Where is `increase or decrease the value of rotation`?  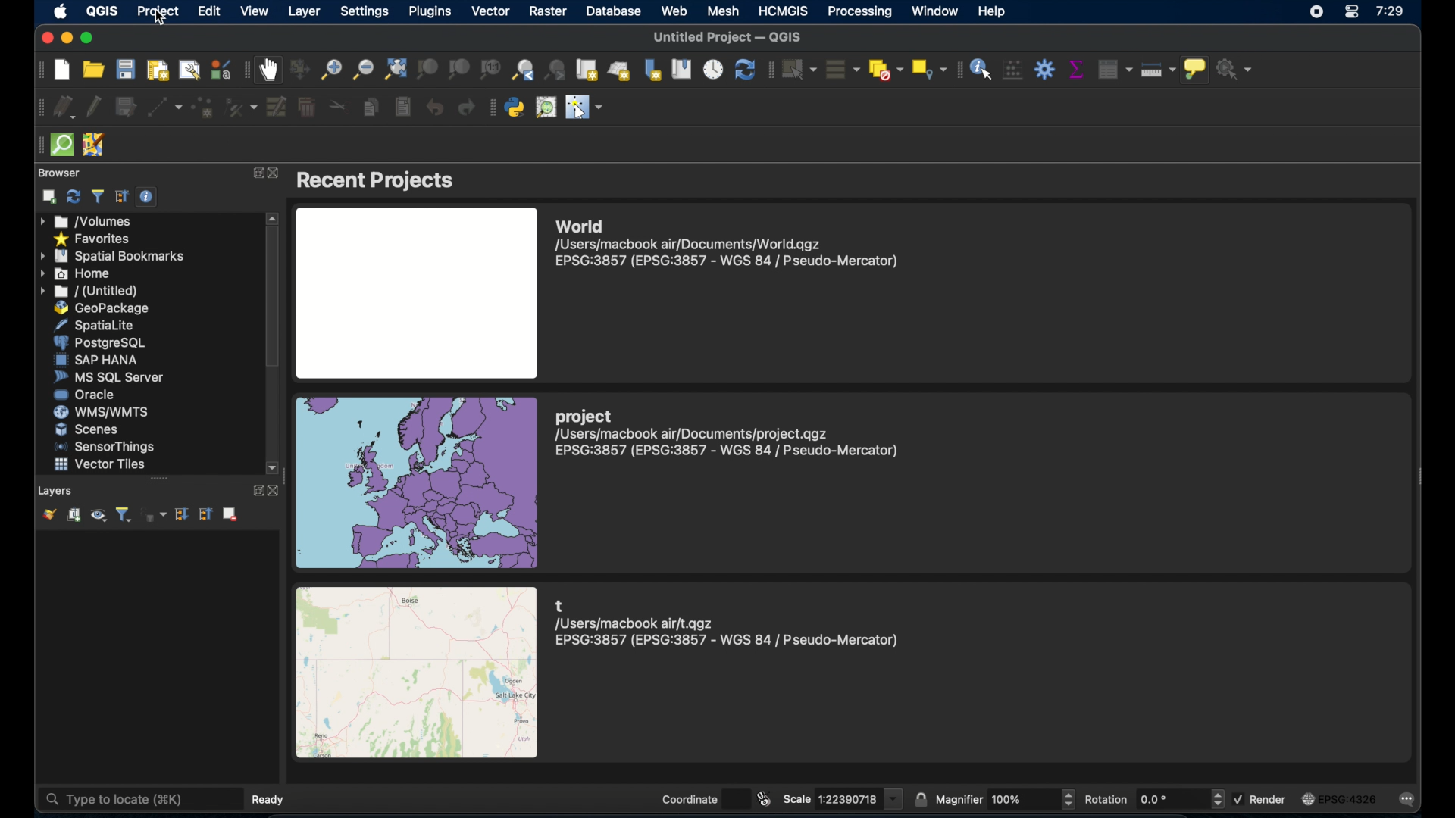 increase or decrease the value of rotation is located at coordinates (1218, 799).